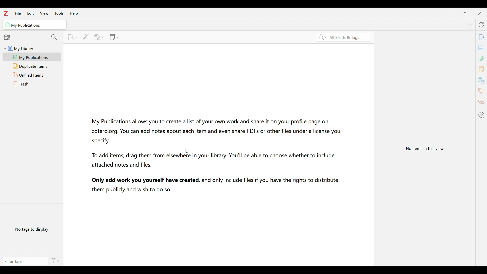 The image size is (487, 274). What do you see at coordinates (34, 25) in the screenshot?
I see `Current tab` at bounding box center [34, 25].